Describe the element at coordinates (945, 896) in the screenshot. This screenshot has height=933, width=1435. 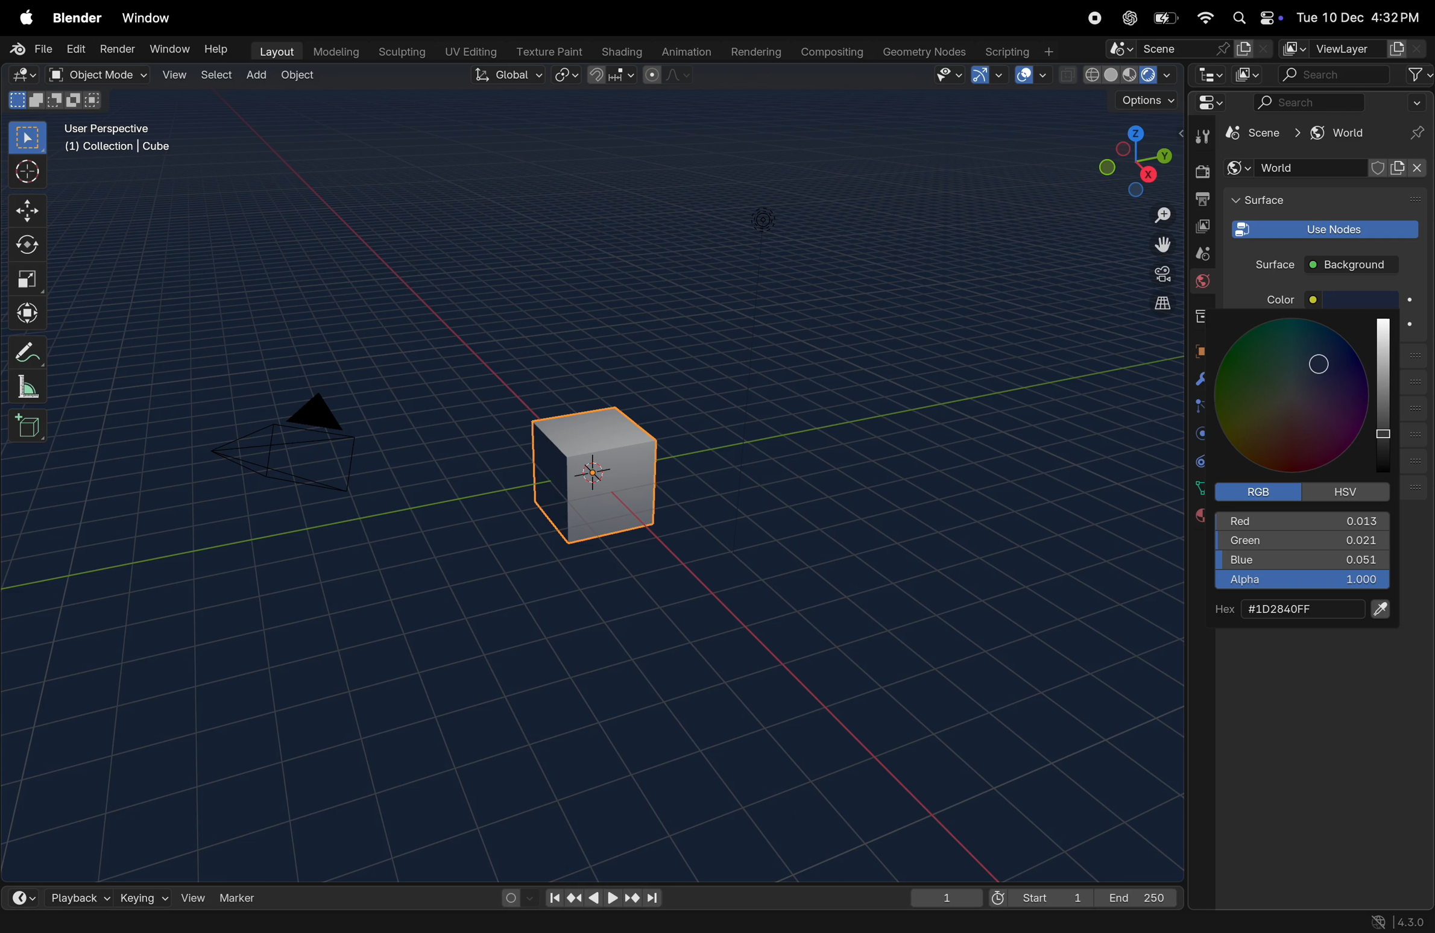
I see `1` at that location.